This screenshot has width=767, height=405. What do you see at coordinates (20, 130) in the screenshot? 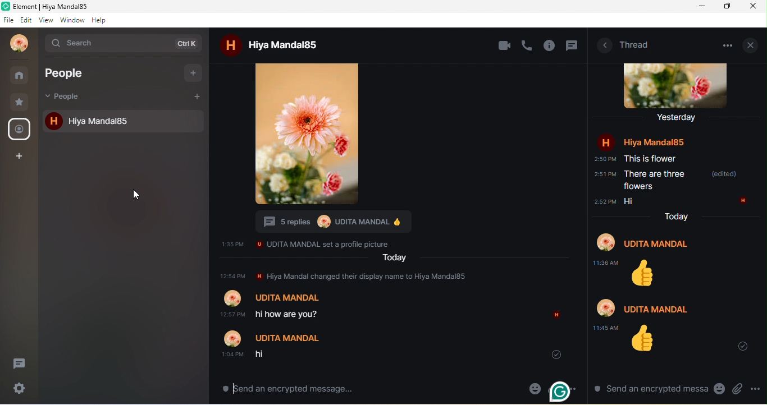
I see `people` at bounding box center [20, 130].